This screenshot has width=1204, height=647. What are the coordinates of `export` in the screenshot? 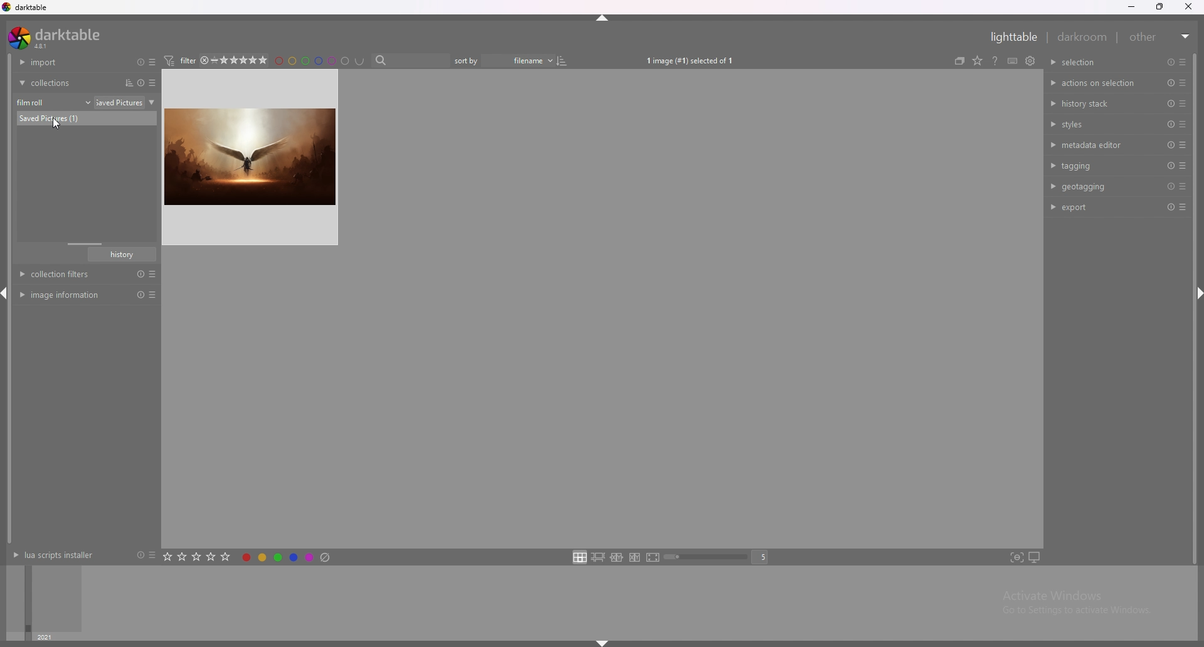 It's located at (1097, 207).